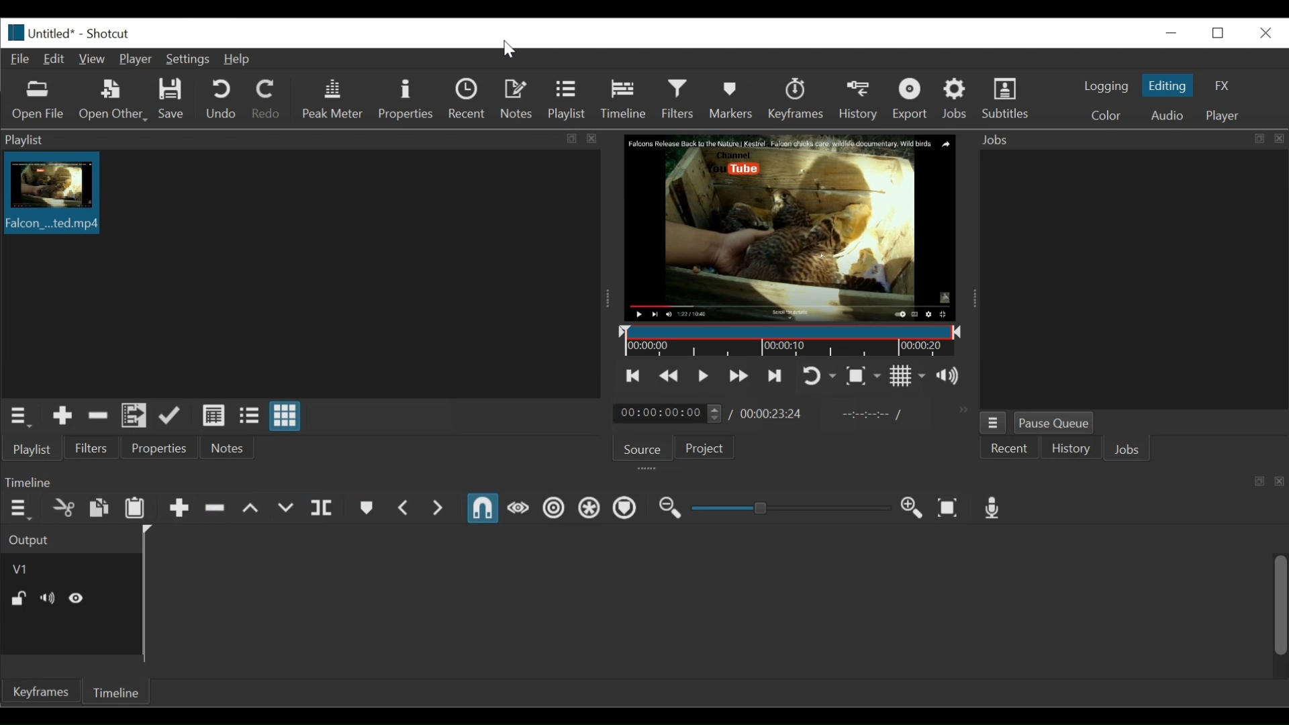 The width and height of the screenshot is (1289, 725). I want to click on Open file, so click(42, 101).